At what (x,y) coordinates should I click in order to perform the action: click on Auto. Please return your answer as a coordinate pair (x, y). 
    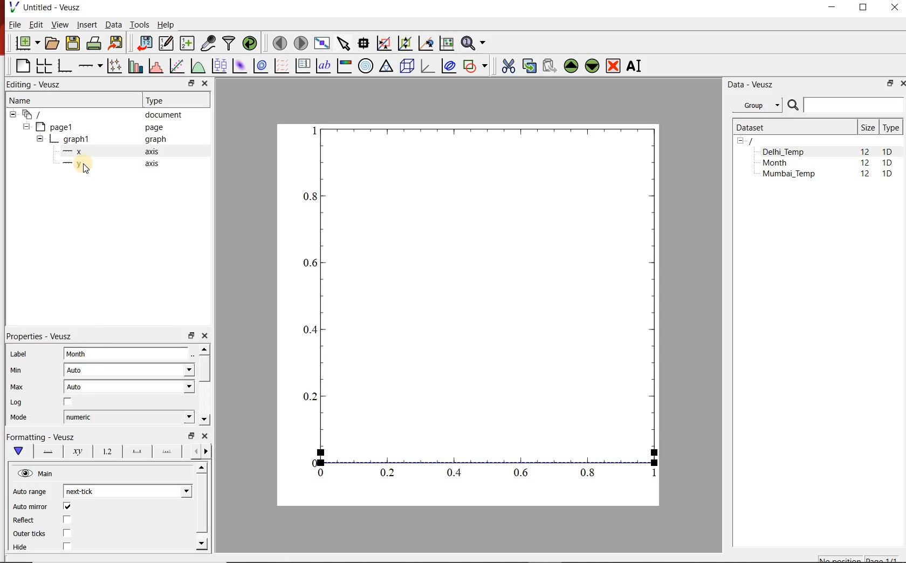
    Looking at the image, I should click on (129, 369).